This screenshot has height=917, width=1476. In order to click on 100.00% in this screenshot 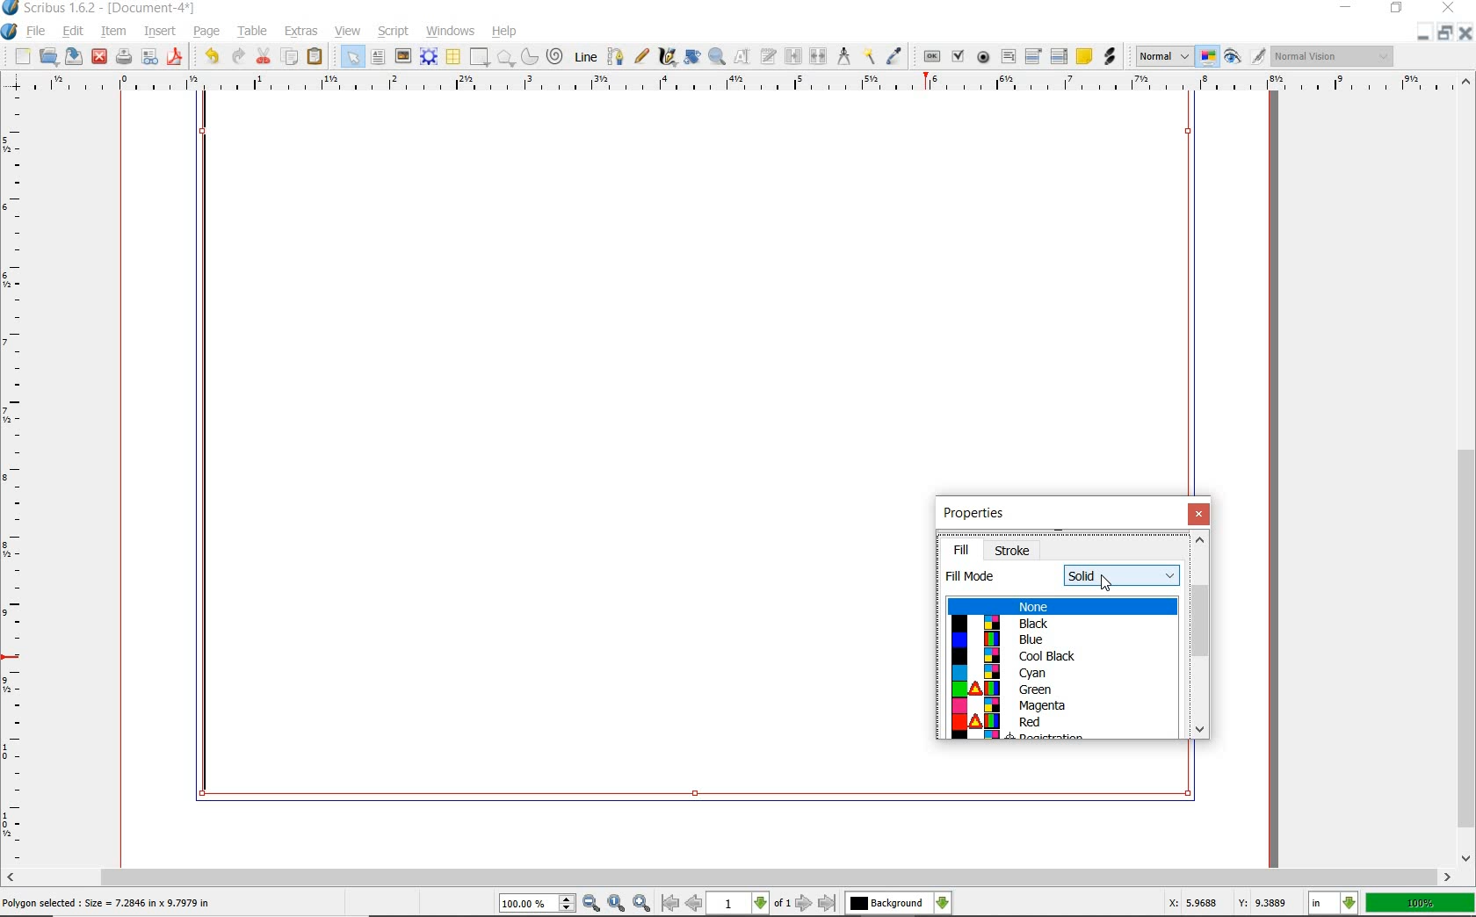, I will do `click(539, 905)`.